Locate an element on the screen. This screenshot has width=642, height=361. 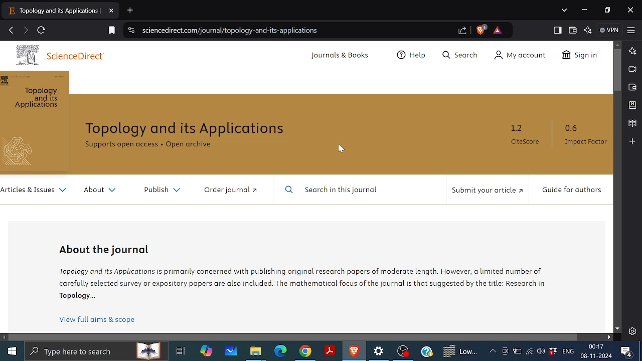
Brave shield is located at coordinates (481, 31).